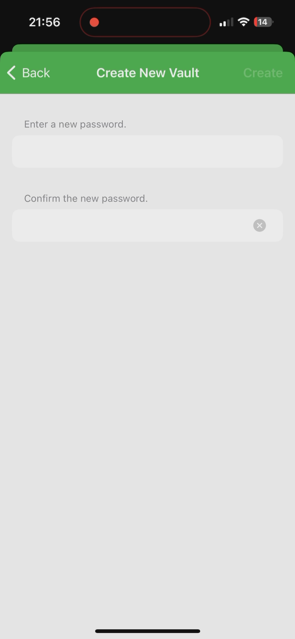  I want to click on close, so click(264, 225).